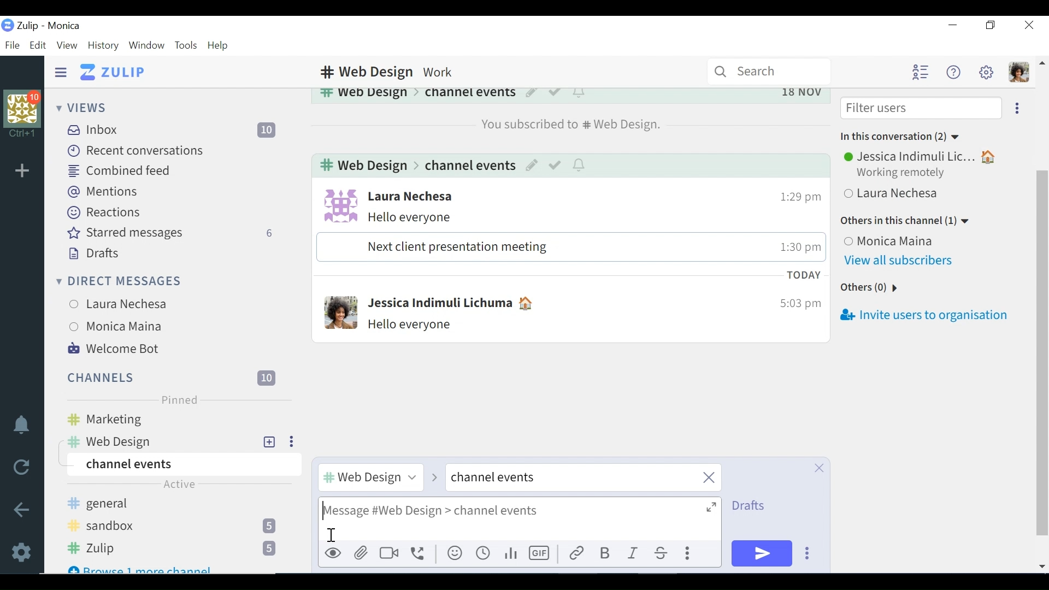 The height and width of the screenshot is (590, 1049). Describe the element at coordinates (596, 329) in the screenshot. I see `message` at that location.